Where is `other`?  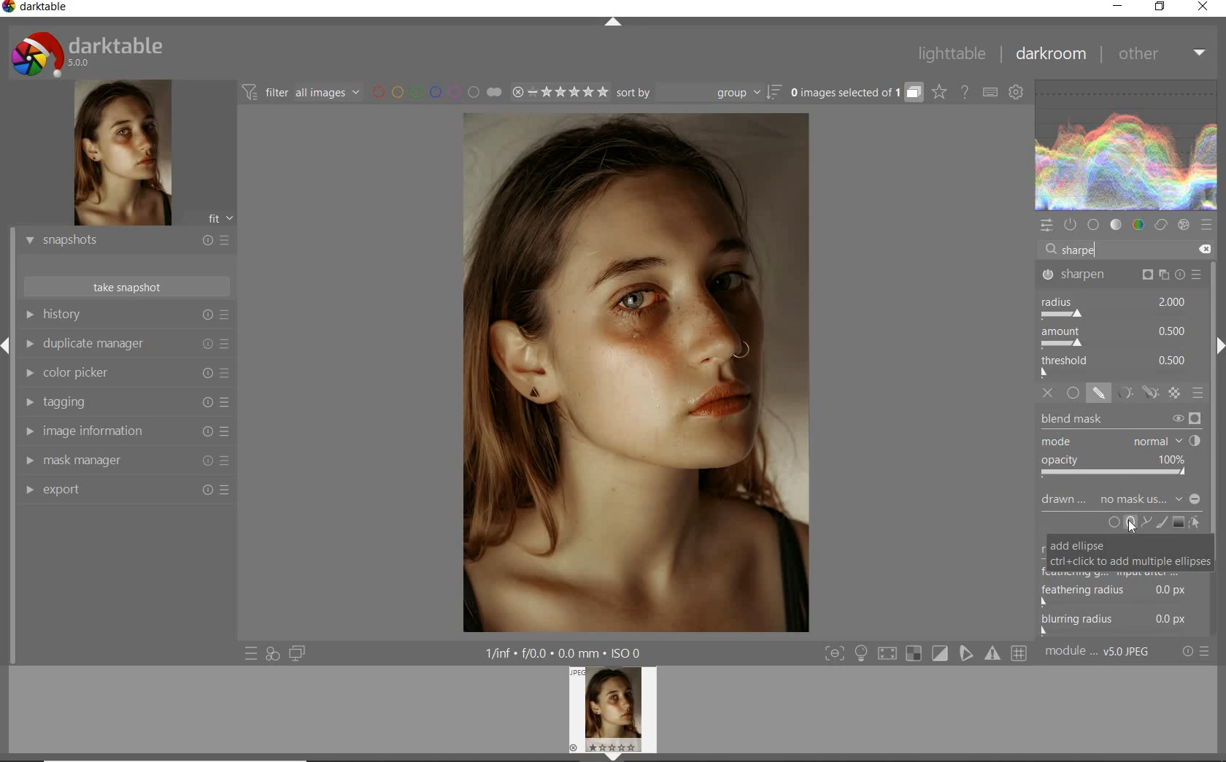
other is located at coordinates (1160, 53).